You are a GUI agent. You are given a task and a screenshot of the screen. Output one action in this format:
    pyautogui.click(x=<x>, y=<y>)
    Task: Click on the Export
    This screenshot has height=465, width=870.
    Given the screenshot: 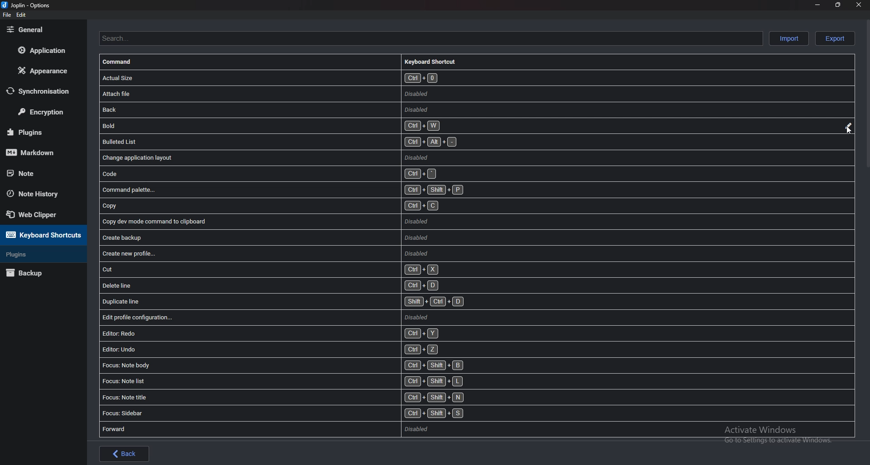 What is the action you would take?
    pyautogui.click(x=833, y=38)
    